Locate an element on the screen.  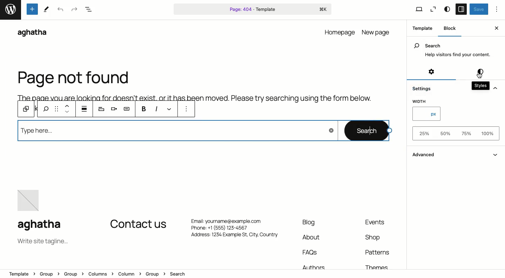
Shop is located at coordinates (376, 238).